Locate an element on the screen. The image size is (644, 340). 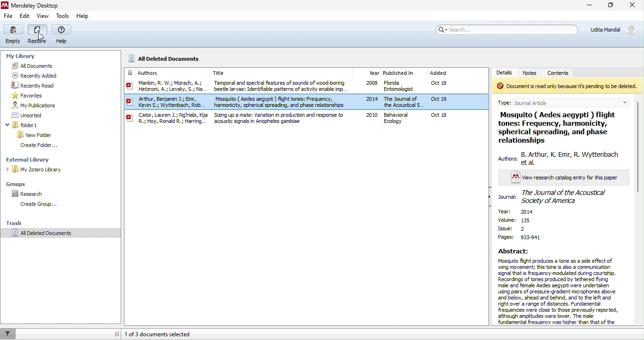
file is located at coordinates (8, 16).